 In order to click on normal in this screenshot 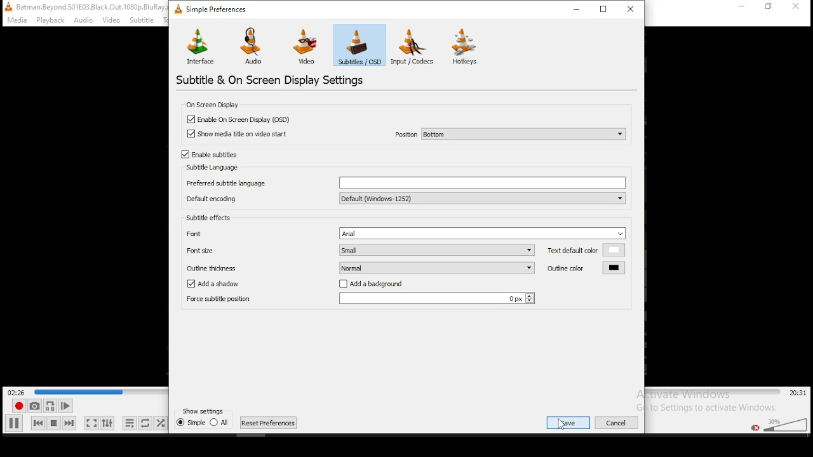, I will do `click(437, 283)`.